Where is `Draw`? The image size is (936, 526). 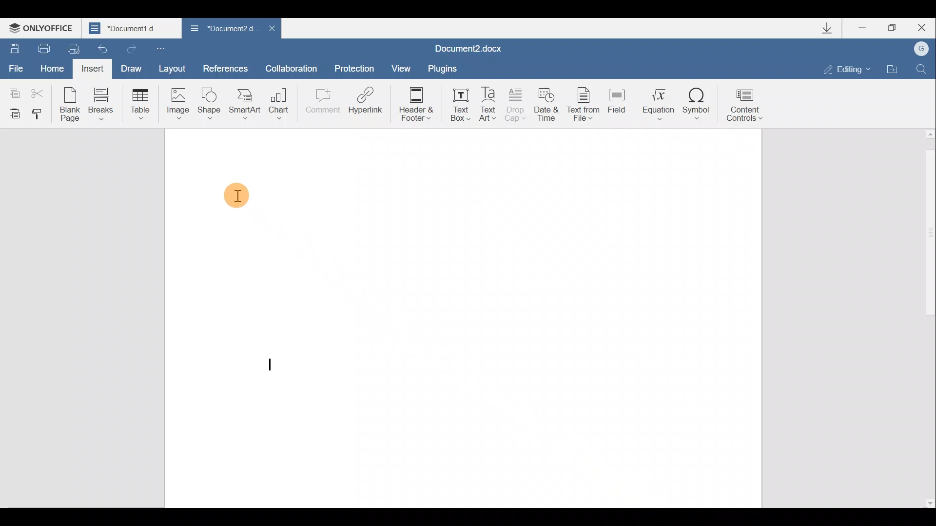
Draw is located at coordinates (133, 68).